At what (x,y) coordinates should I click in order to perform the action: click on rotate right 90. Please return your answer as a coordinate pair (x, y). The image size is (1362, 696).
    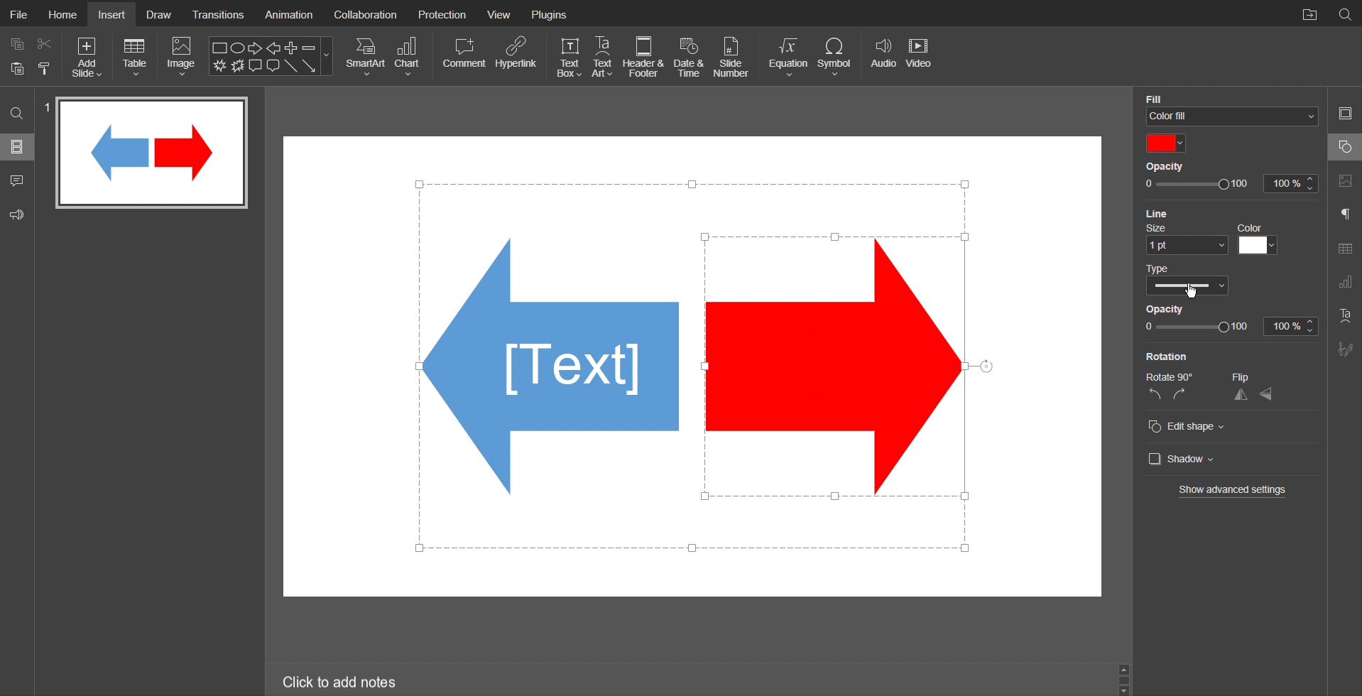
    Looking at the image, I should click on (1182, 396).